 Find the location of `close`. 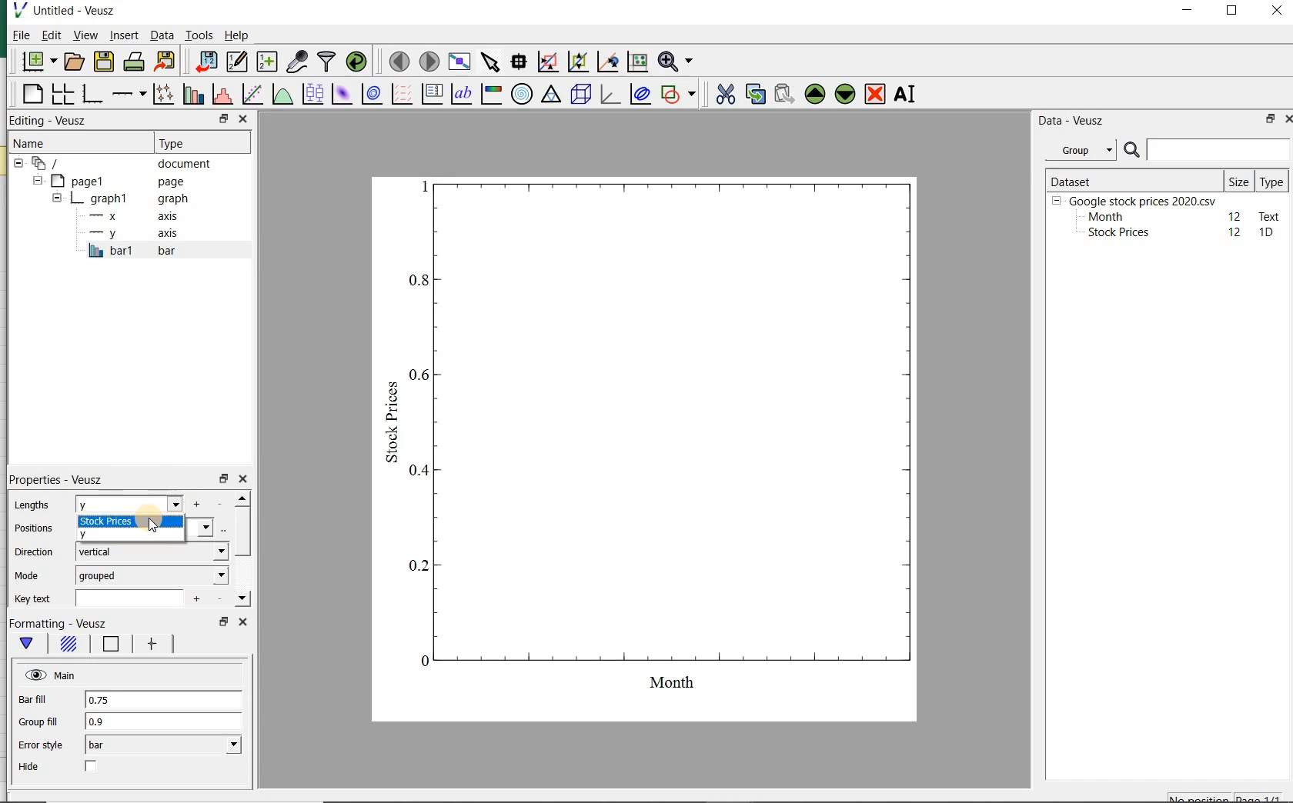

close is located at coordinates (1277, 12).